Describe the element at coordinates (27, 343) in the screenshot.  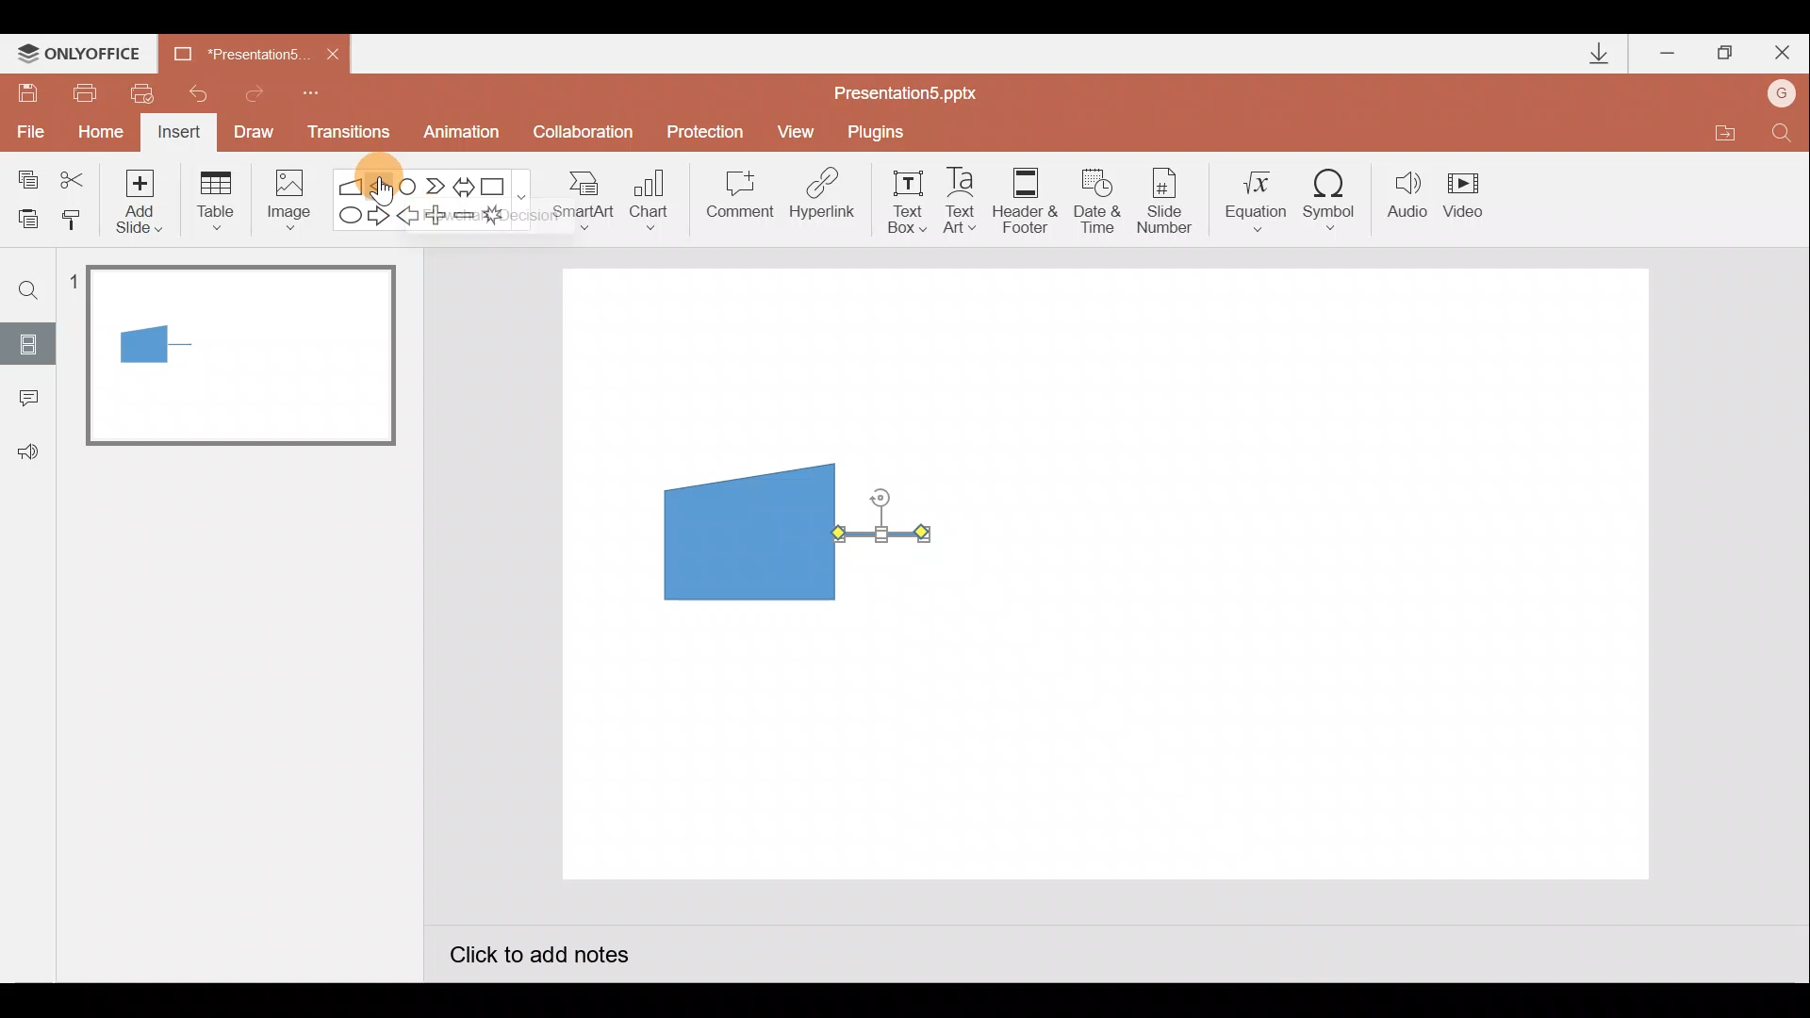
I see `Slides` at that location.